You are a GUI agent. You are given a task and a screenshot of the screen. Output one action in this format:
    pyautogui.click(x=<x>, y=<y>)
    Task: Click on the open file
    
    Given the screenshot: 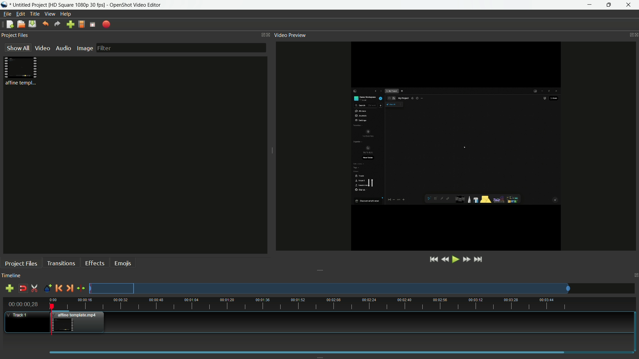 What is the action you would take?
    pyautogui.click(x=21, y=24)
    